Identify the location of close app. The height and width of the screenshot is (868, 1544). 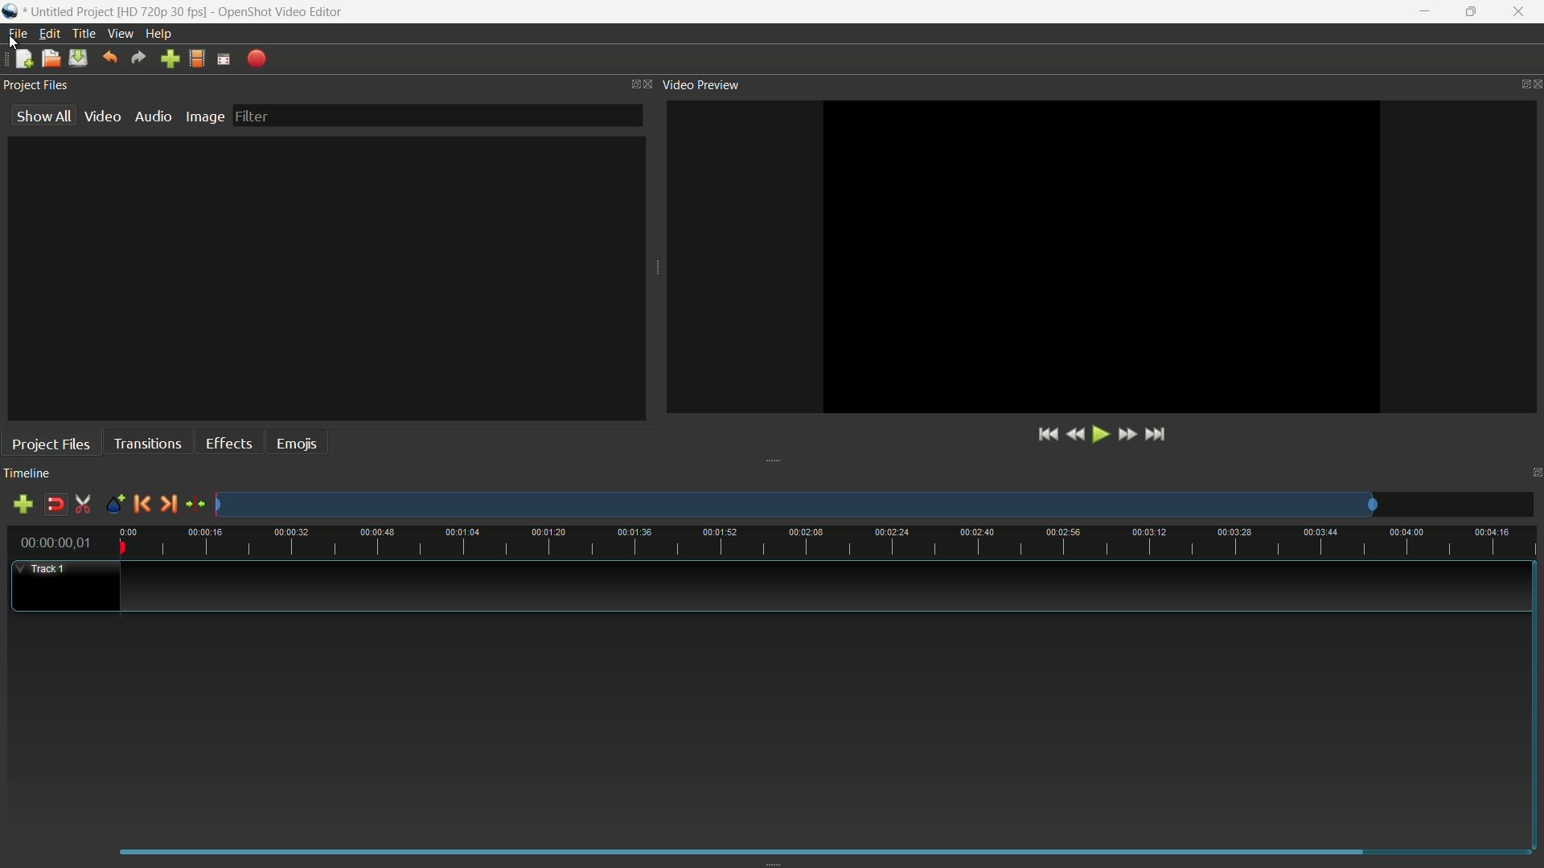
(1521, 12).